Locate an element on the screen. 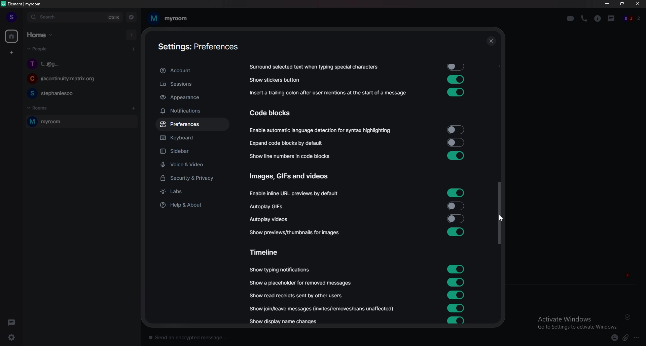 This screenshot has width=646, height=346. enable automatic language detection is located at coordinates (321, 131).